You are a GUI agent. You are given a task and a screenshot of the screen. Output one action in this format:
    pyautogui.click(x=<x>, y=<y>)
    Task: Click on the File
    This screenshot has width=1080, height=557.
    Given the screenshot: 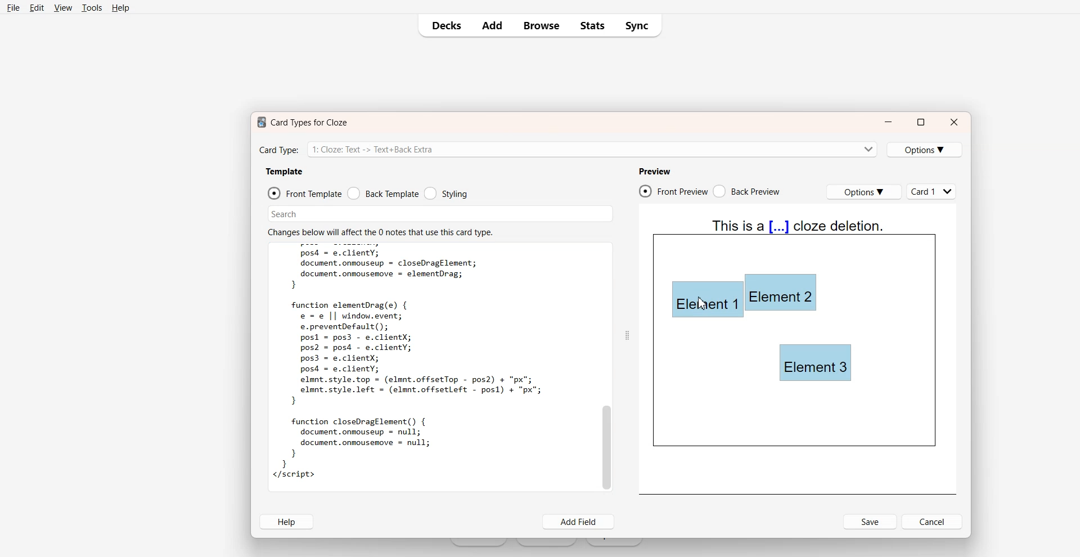 What is the action you would take?
    pyautogui.click(x=13, y=7)
    